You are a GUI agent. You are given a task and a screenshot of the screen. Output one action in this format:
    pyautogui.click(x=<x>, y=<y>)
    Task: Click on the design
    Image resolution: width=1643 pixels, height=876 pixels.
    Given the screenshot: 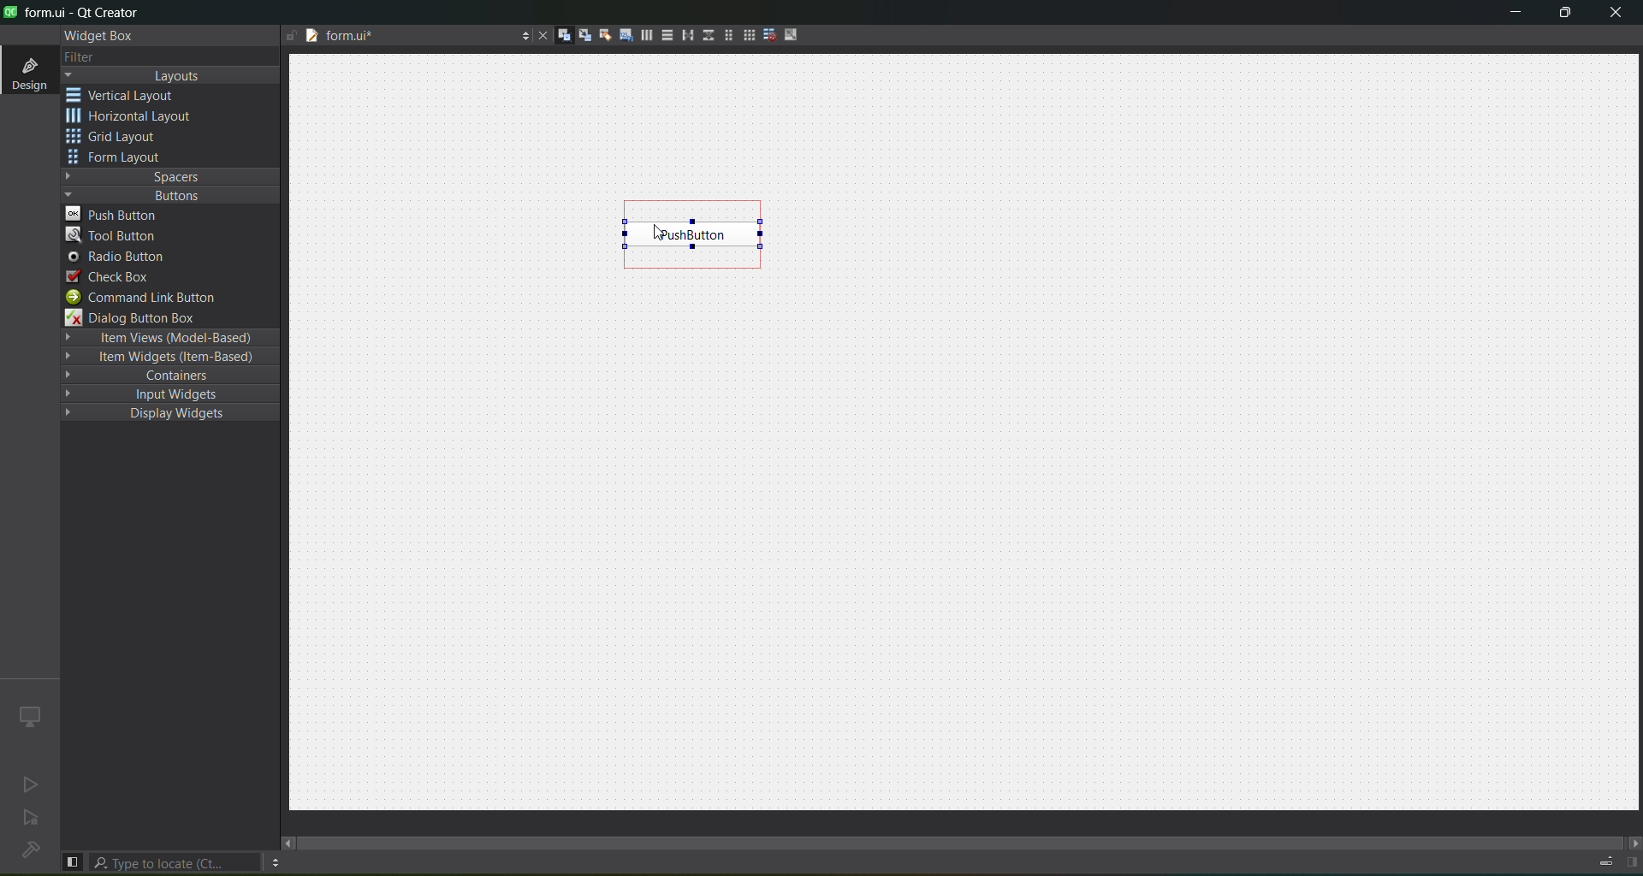 What is the action you would take?
    pyautogui.click(x=27, y=72)
    